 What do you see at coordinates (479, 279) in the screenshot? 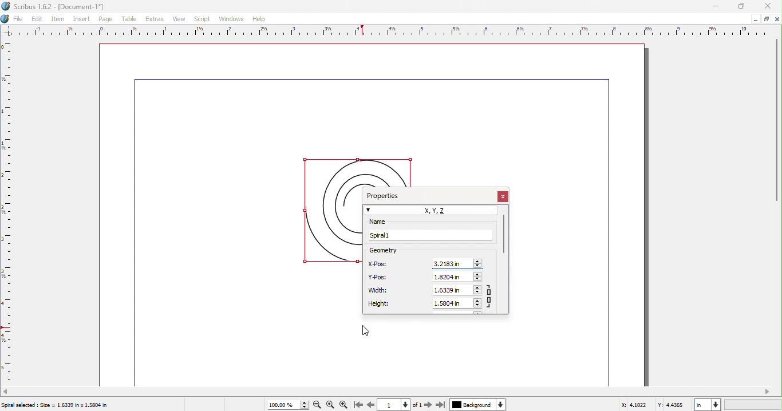
I see `decrease Y-pos` at bounding box center [479, 279].